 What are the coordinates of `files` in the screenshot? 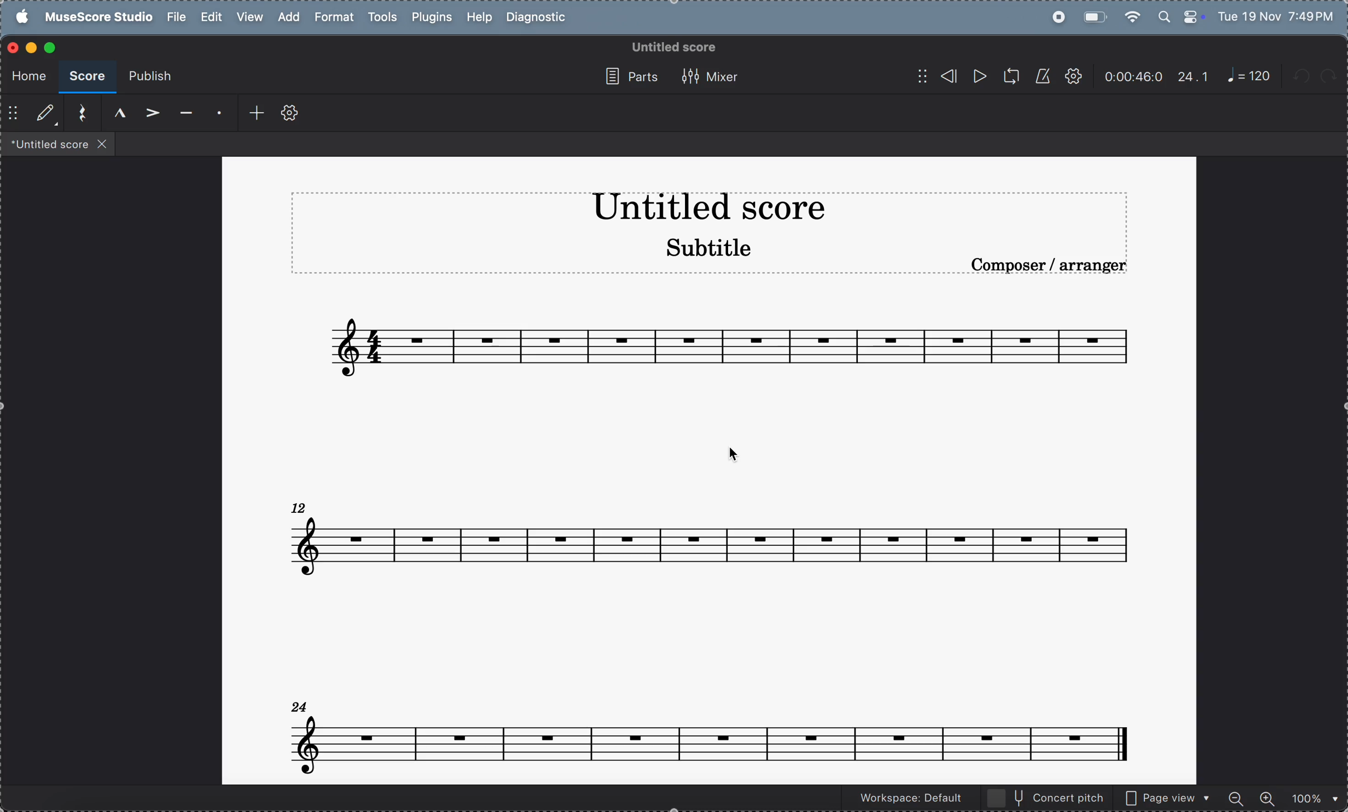 It's located at (59, 143).